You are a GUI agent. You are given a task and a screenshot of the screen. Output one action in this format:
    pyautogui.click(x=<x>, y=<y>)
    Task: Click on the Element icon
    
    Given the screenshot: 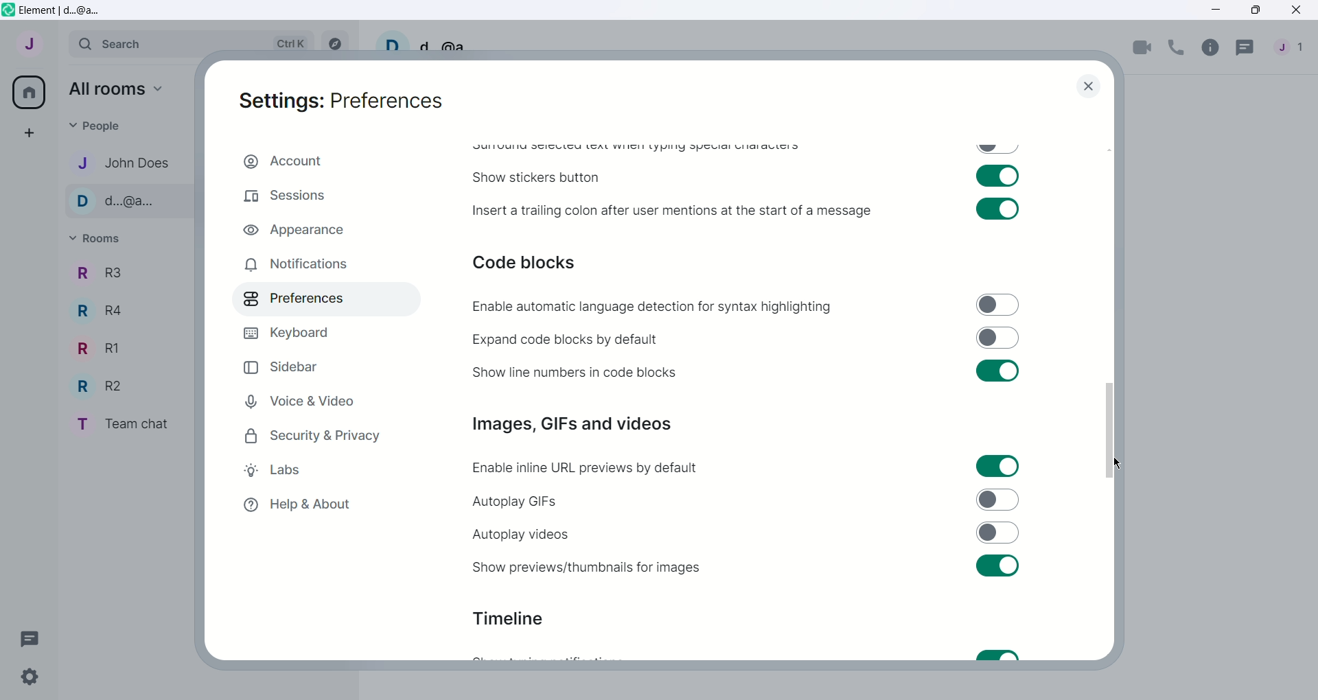 What is the action you would take?
    pyautogui.click(x=8, y=10)
    